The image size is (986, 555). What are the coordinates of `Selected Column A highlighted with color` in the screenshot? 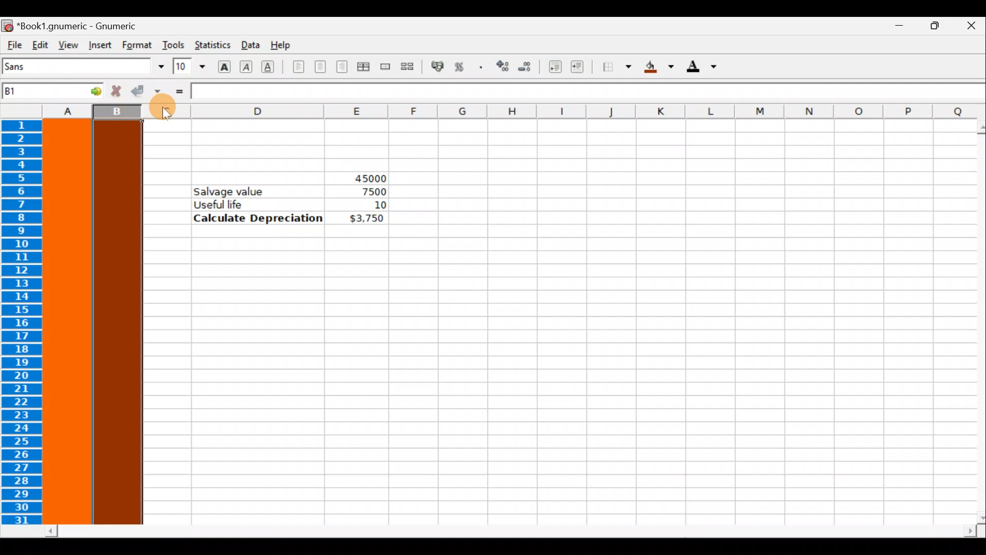 It's located at (68, 322).